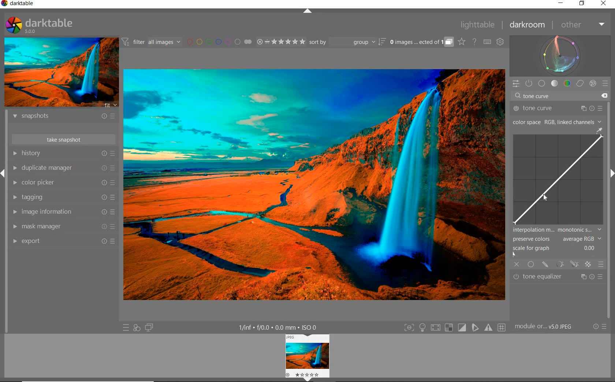  Describe the element at coordinates (528, 25) in the screenshot. I see `darkroom` at that location.